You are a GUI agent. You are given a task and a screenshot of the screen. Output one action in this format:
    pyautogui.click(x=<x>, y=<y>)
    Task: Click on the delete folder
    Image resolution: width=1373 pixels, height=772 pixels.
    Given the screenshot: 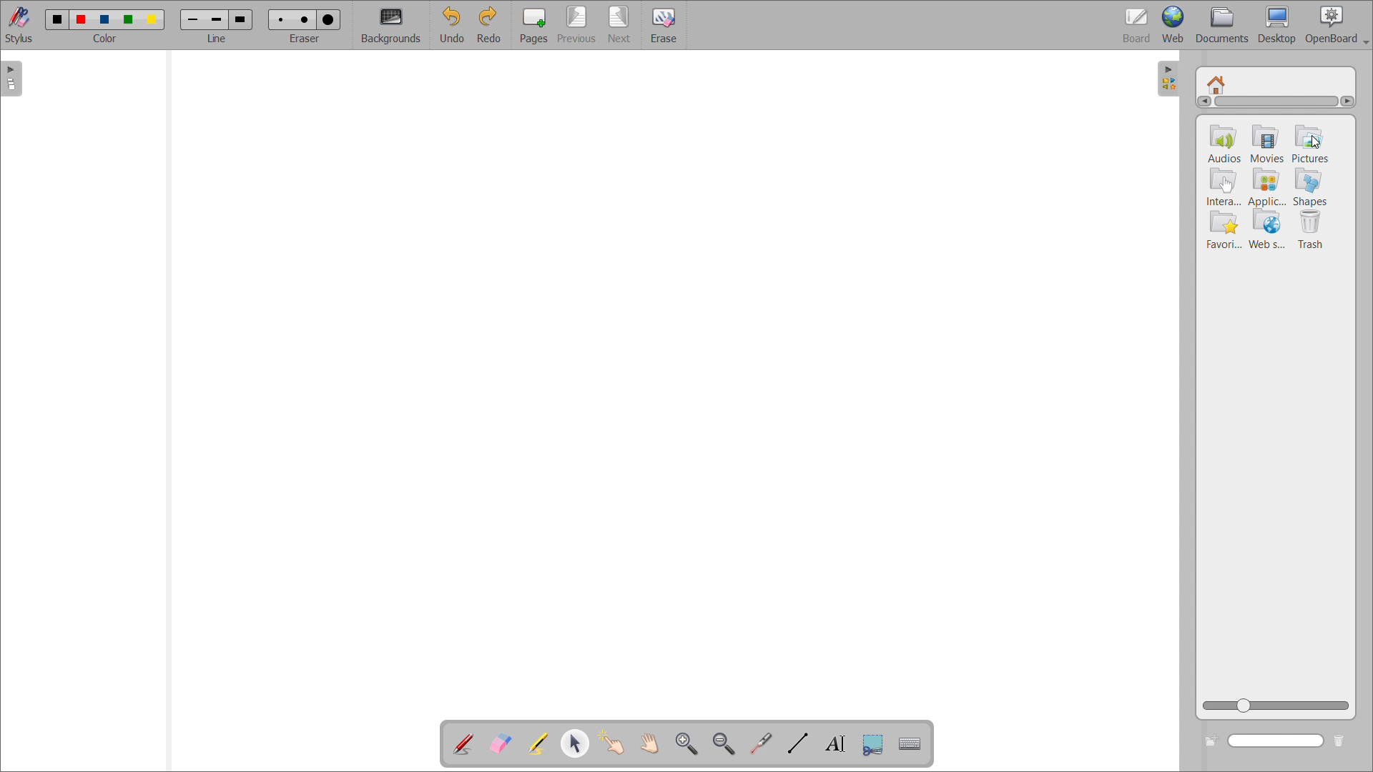 What is the action you would take?
    pyautogui.click(x=1341, y=742)
    